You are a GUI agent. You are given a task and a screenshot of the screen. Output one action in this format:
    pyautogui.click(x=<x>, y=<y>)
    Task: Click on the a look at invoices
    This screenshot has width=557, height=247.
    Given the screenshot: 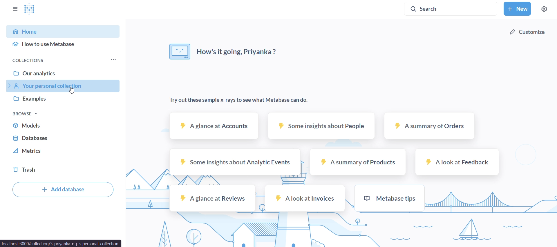 What is the action you would take?
    pyautogui.click(x=305, y=198)
    